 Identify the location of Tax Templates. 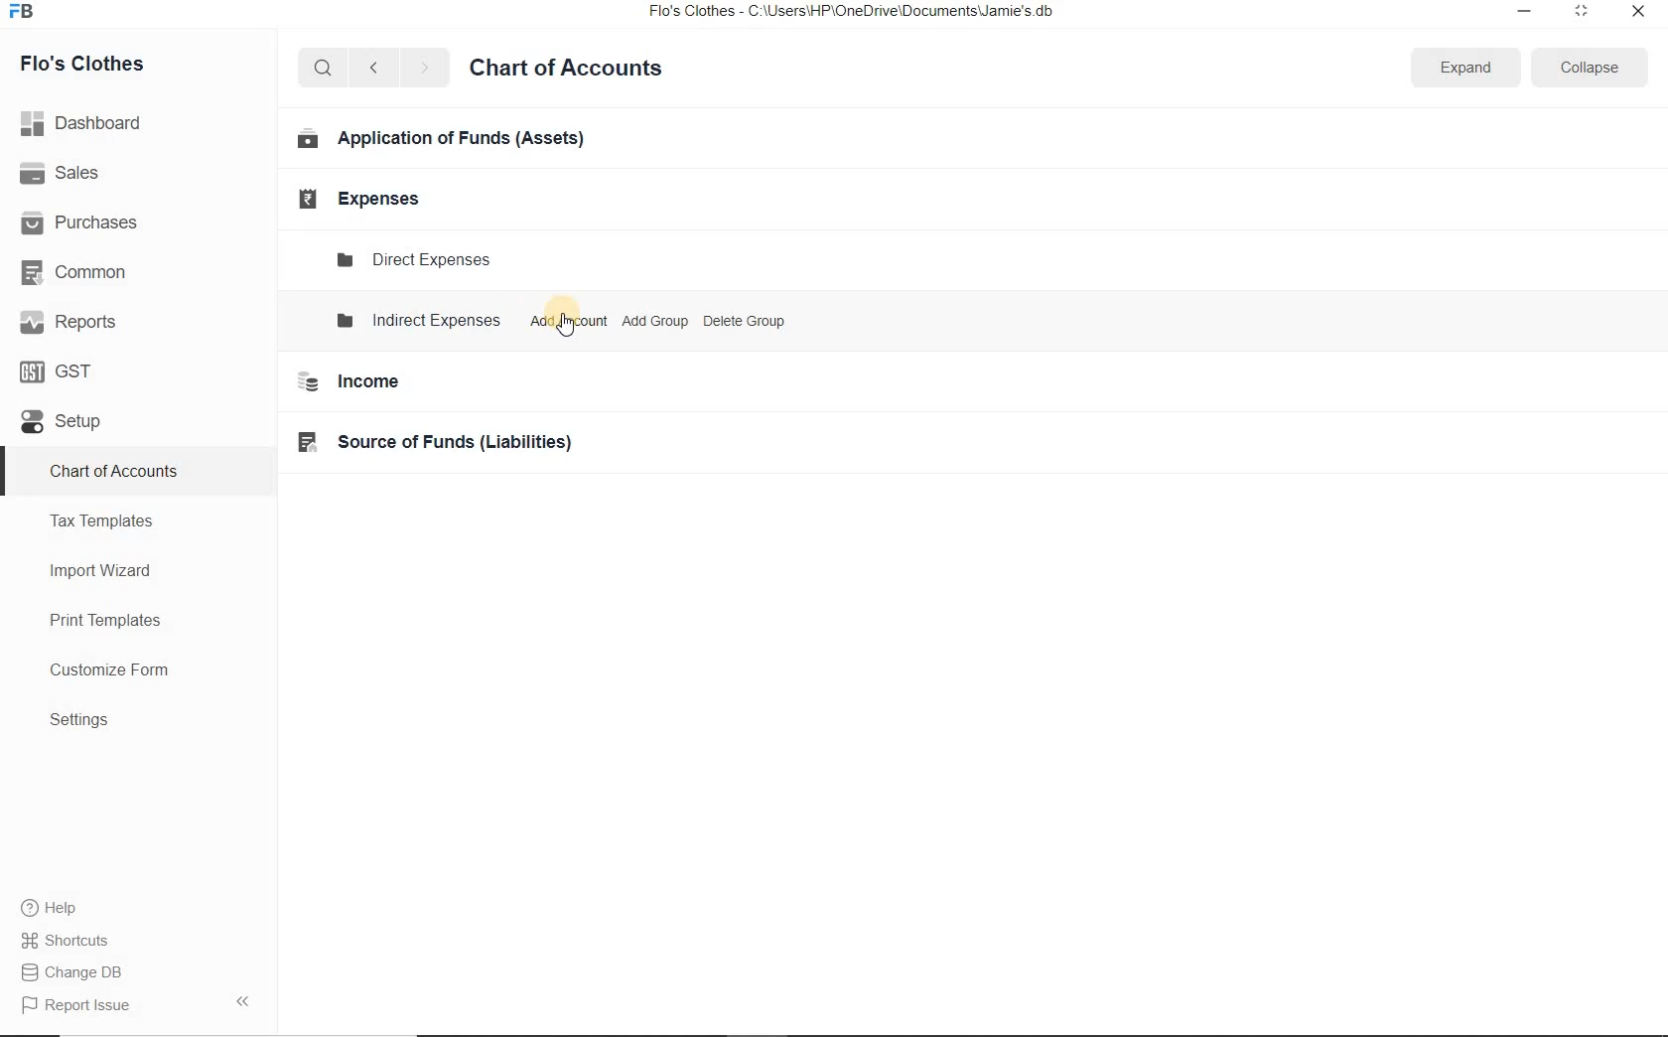
(102, 520).